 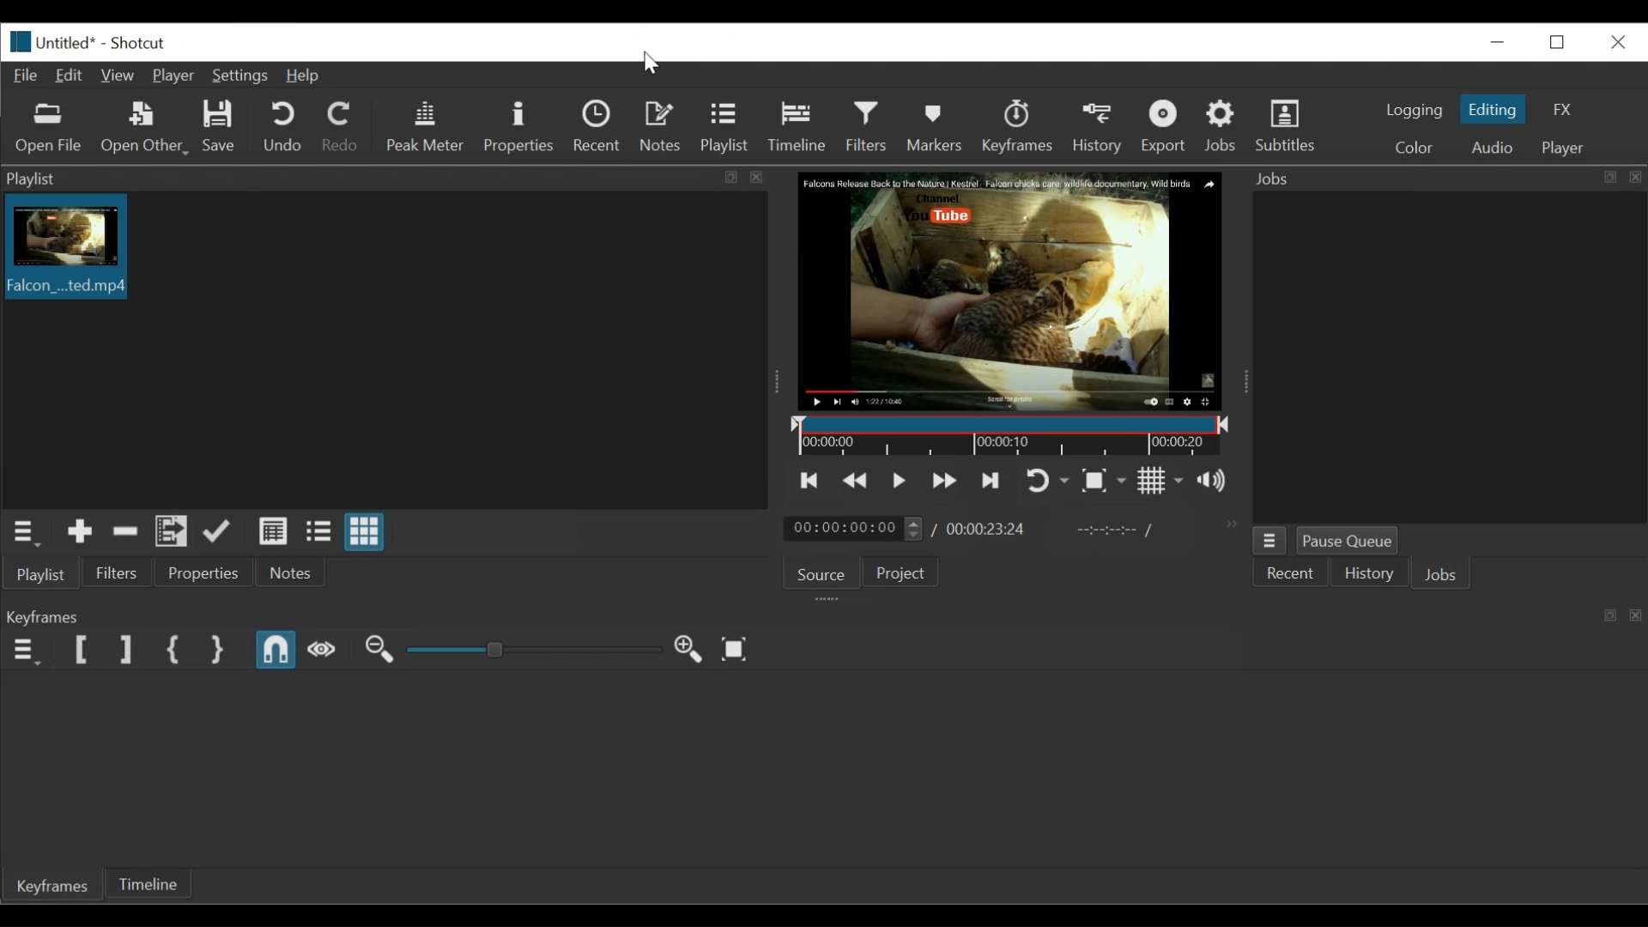 What do you see at coordinates (1292, 575) in the screenshot?
I see `Recent` at bounding box center [1292, 575].